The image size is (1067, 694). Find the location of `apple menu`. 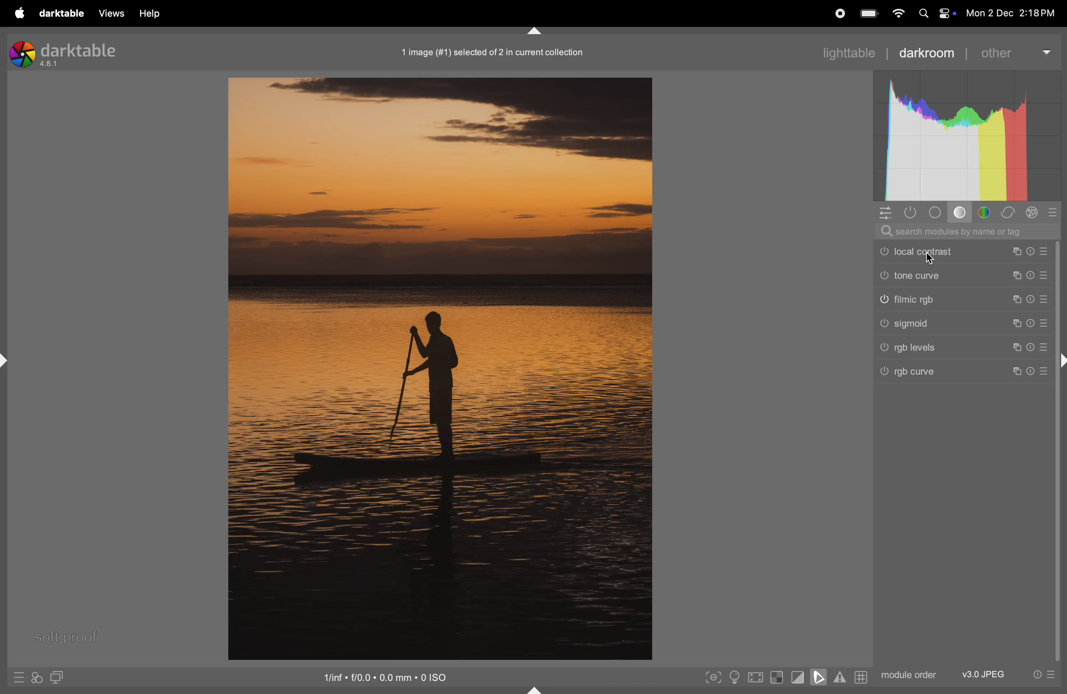

apple menu is located at coordinates (19, 13).